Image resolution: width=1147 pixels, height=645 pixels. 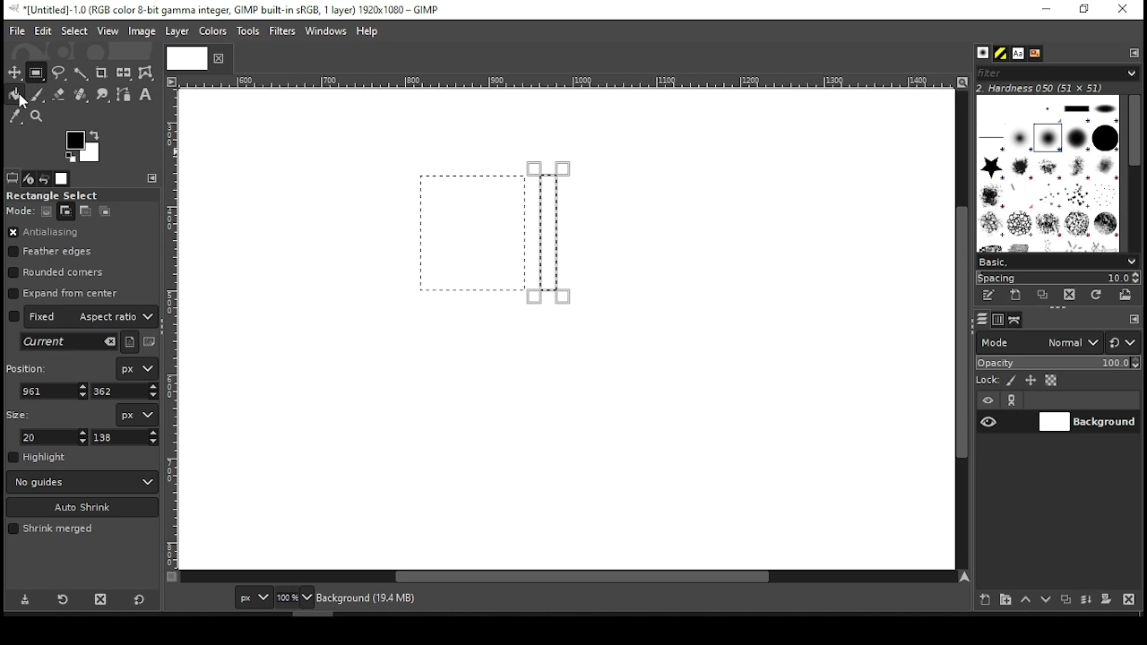 I want to click on color, so click(x=213, y=30).